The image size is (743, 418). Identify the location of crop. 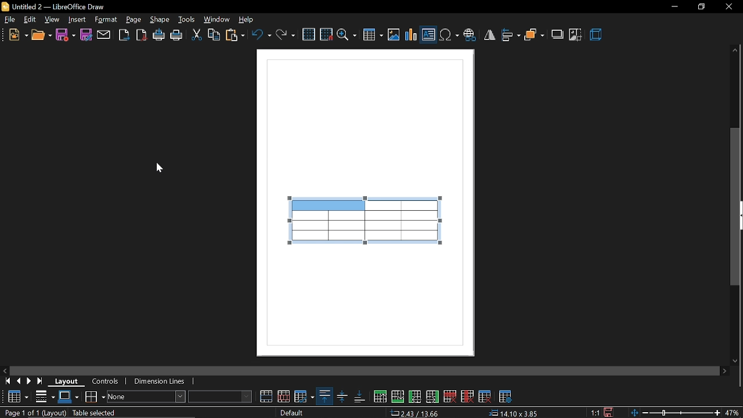
(575, 35).